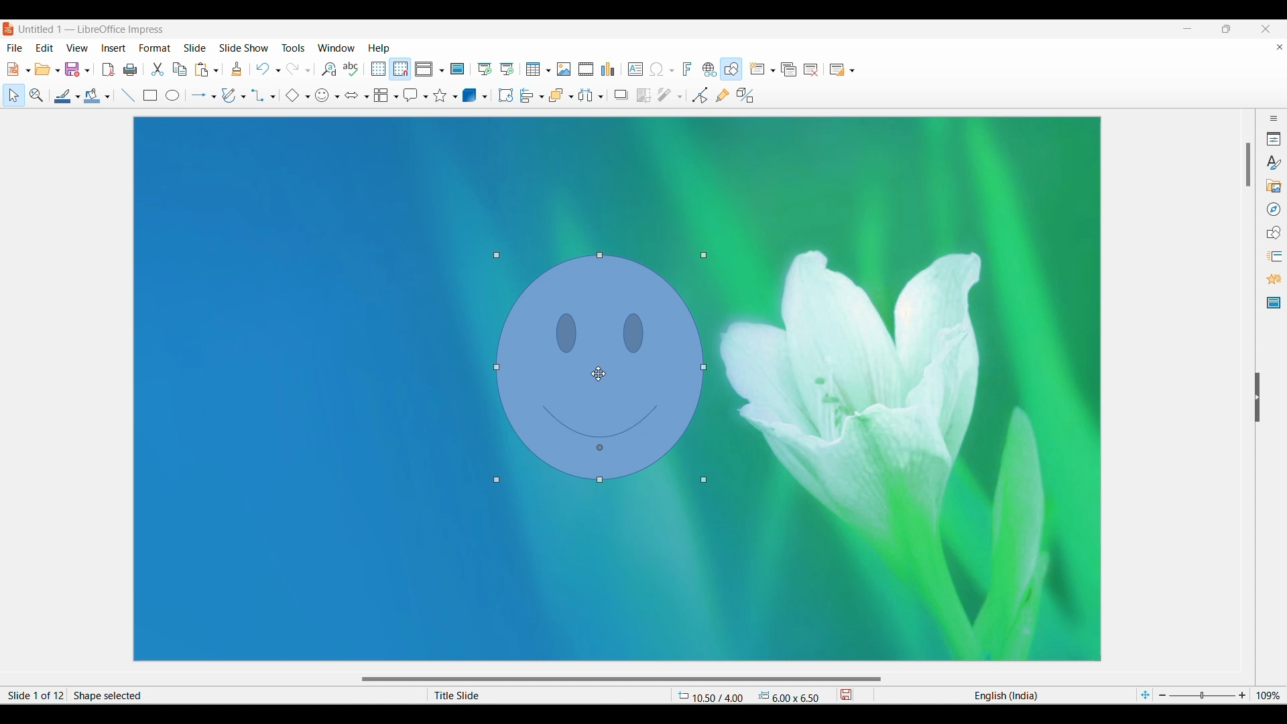 This screenshot has width=1287, height=724. What do you see at coordinates (457, 68) in the screenshot?
I see `Master slide` at bounding box center [457, 68].